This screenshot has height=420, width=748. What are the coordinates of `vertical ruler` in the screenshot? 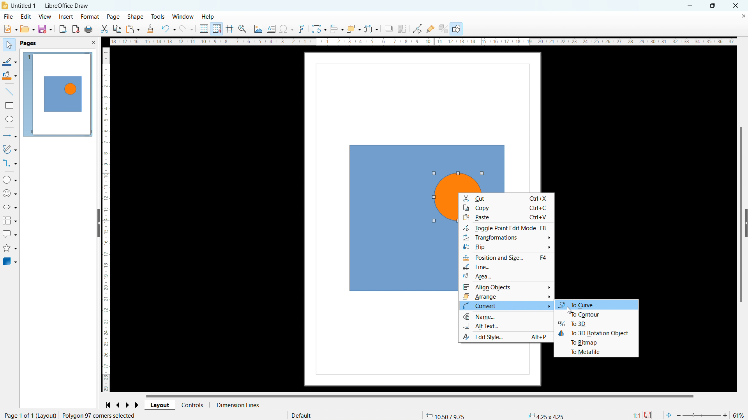 It's located at (107, 220).